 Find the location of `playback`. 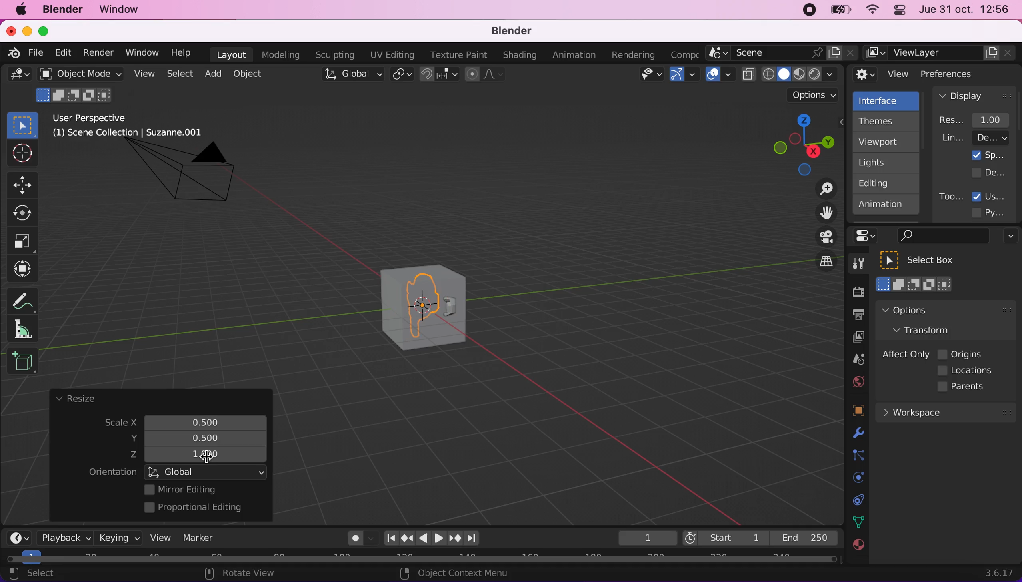

playback is located at coordinates (62, 537).